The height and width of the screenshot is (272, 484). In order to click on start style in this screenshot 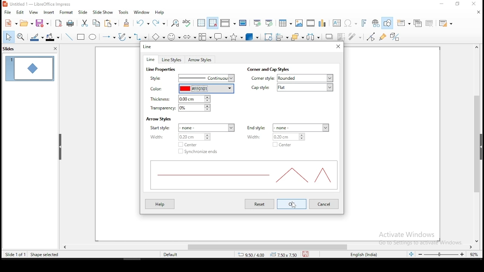, I will do `click(162, 127)`.